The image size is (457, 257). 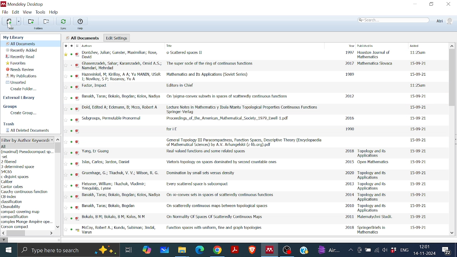 What do you see at coordinates (146, 250) in the screenshot?
I see `COpilot` at bounding box center [146, 250].